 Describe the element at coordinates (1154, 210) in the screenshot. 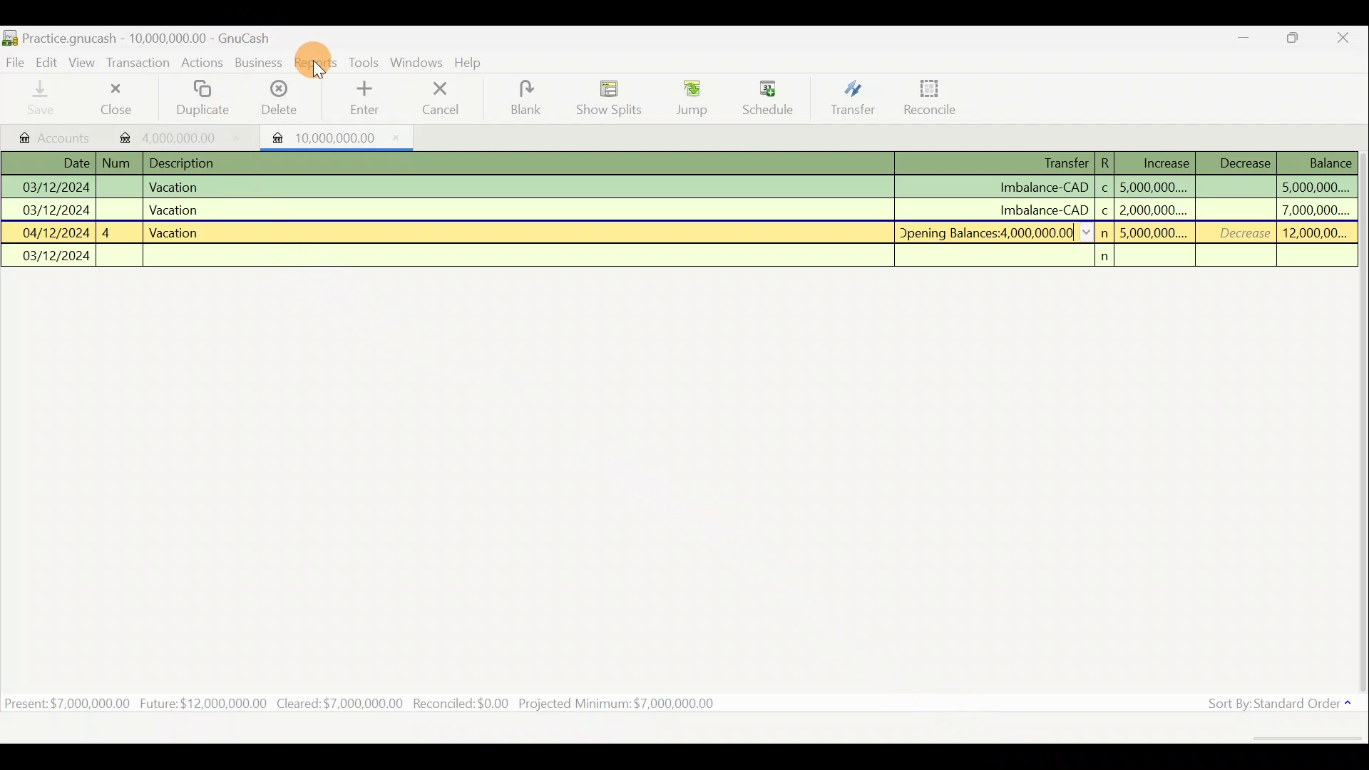

I see `2,000,000....` at that location.